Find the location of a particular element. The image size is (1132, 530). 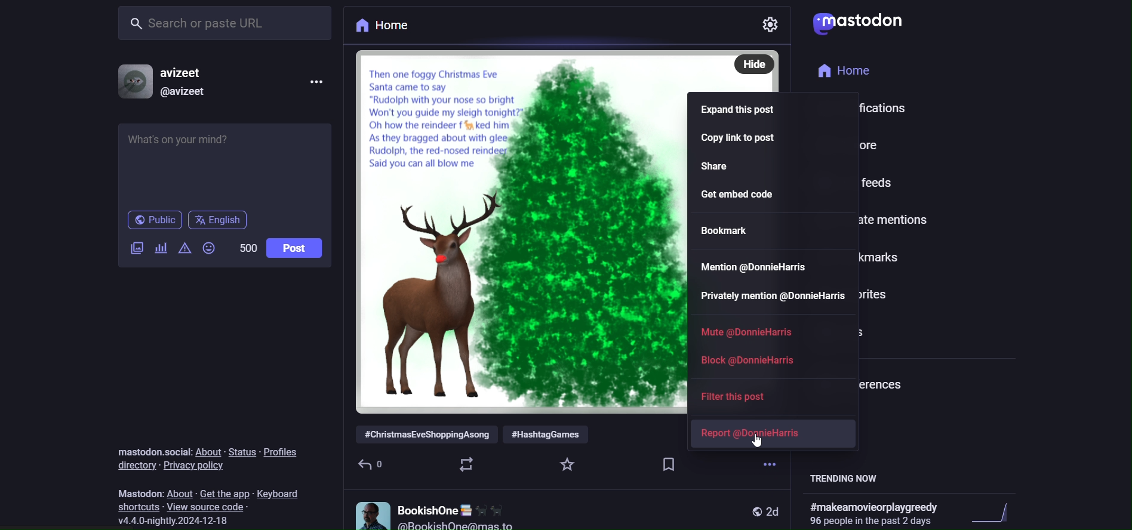

report is located at coordinates (761, 432).